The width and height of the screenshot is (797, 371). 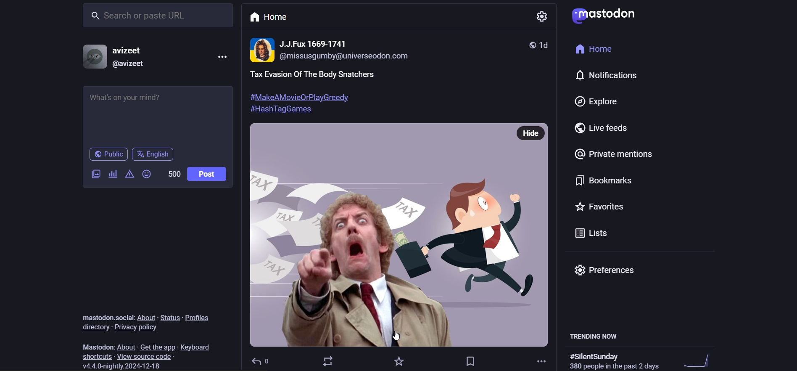 I want to click on image/video, so click(x=96, y=174).